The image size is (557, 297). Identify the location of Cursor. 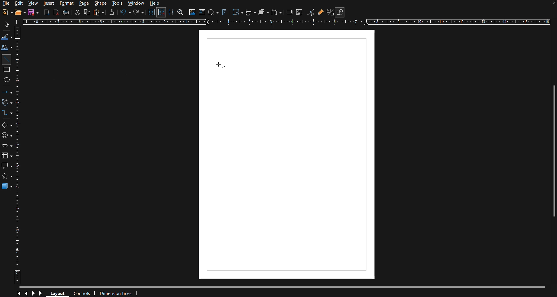
(220, 66).